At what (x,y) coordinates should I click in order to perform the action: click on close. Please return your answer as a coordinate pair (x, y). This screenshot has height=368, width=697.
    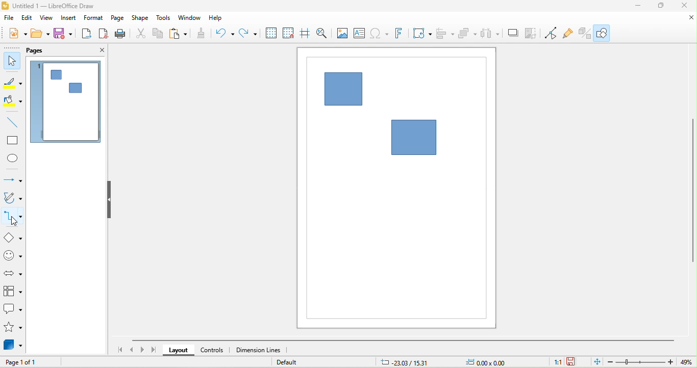
    Looking at the image, I should click on (685, 5).